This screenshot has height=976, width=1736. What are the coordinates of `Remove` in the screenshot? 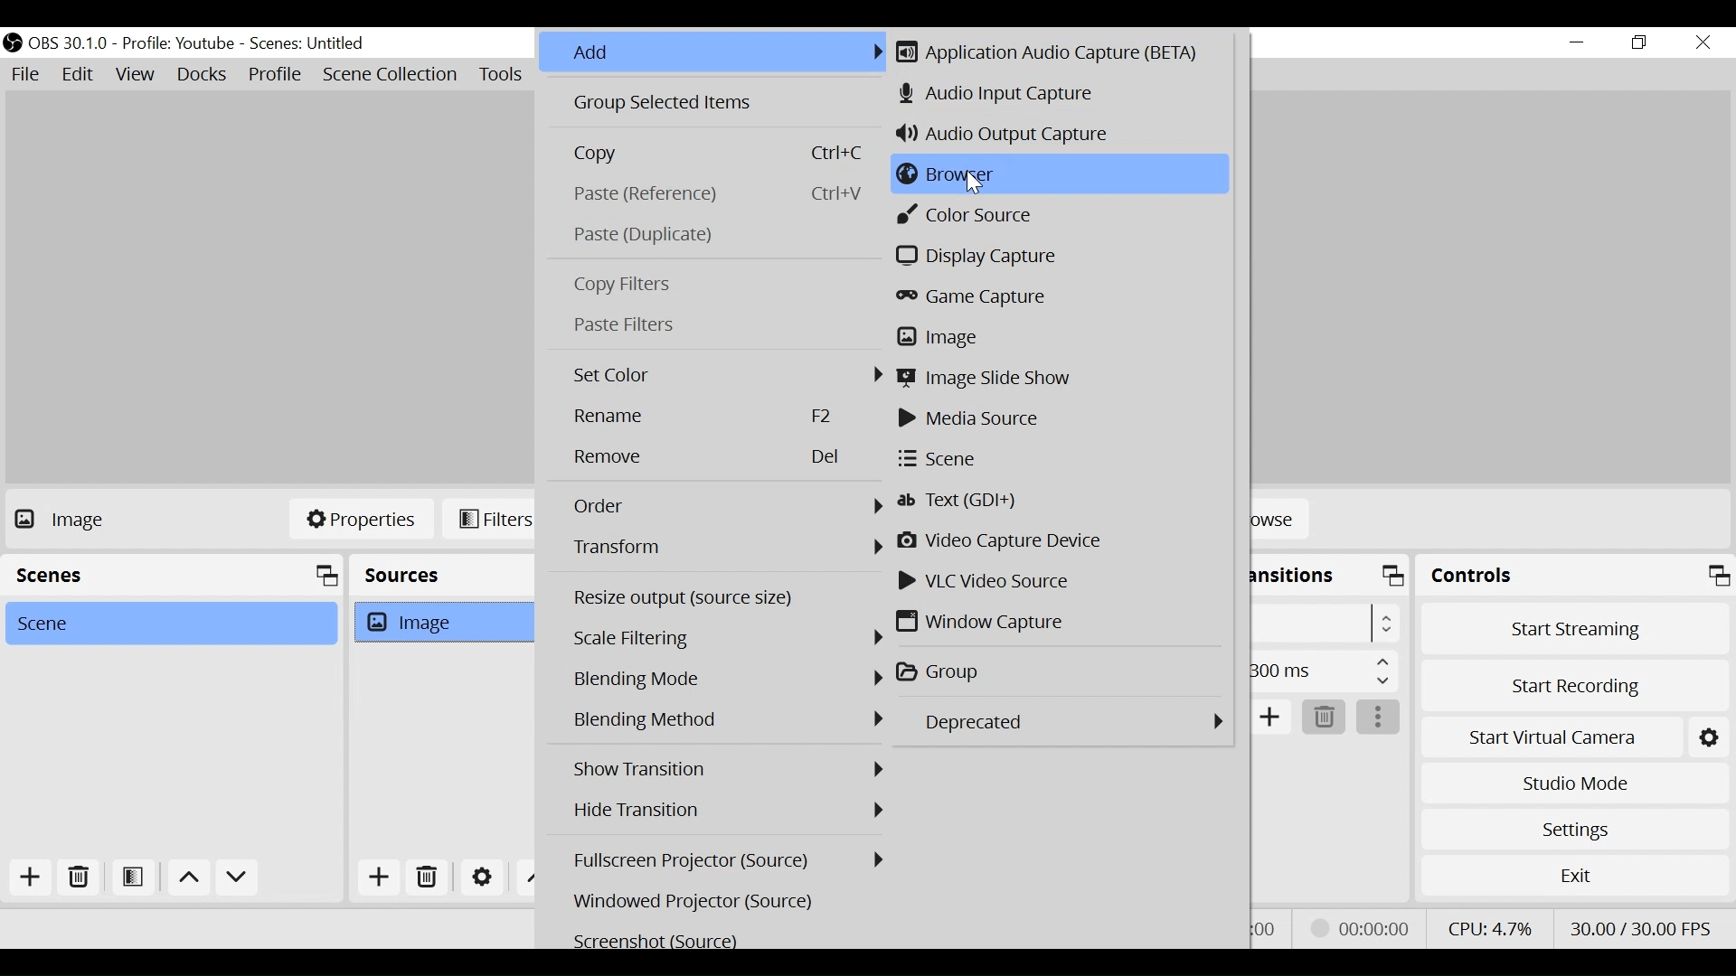 It's located at (721, 457).